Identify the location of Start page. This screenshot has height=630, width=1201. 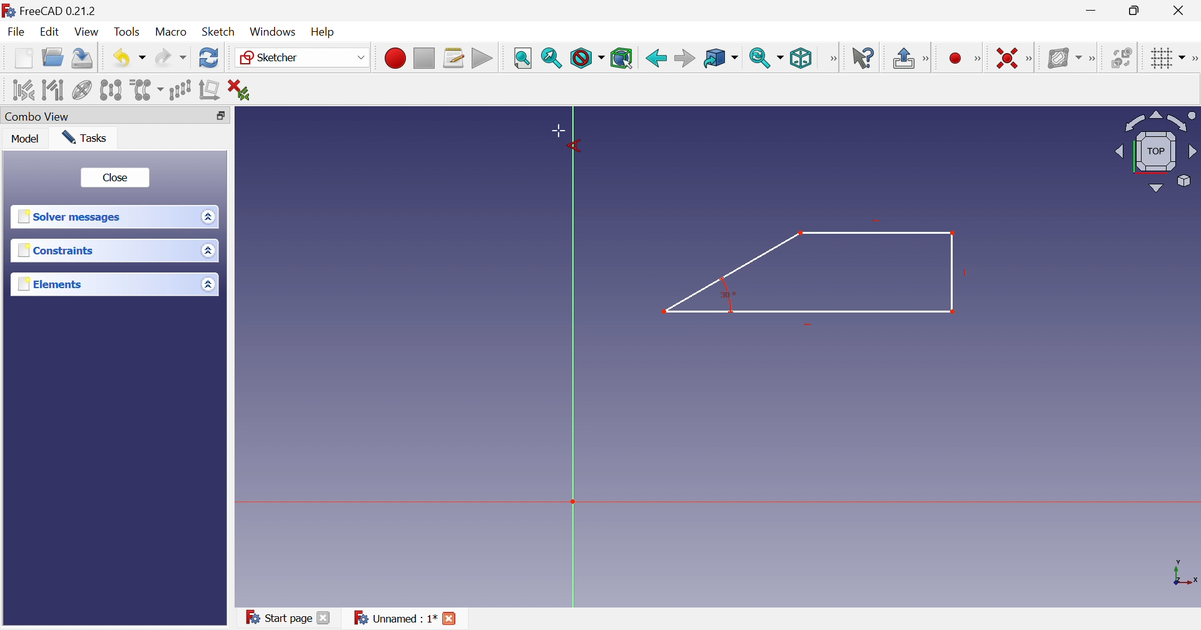
(274, 616).